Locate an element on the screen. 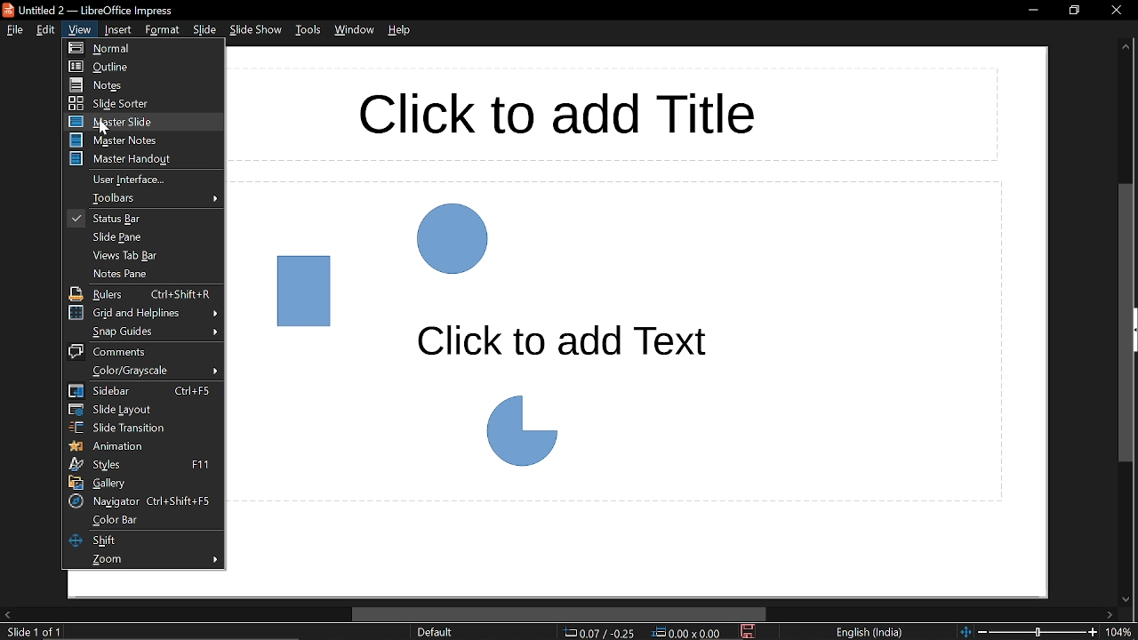  Toolbars is located at coordinates (143, 199).